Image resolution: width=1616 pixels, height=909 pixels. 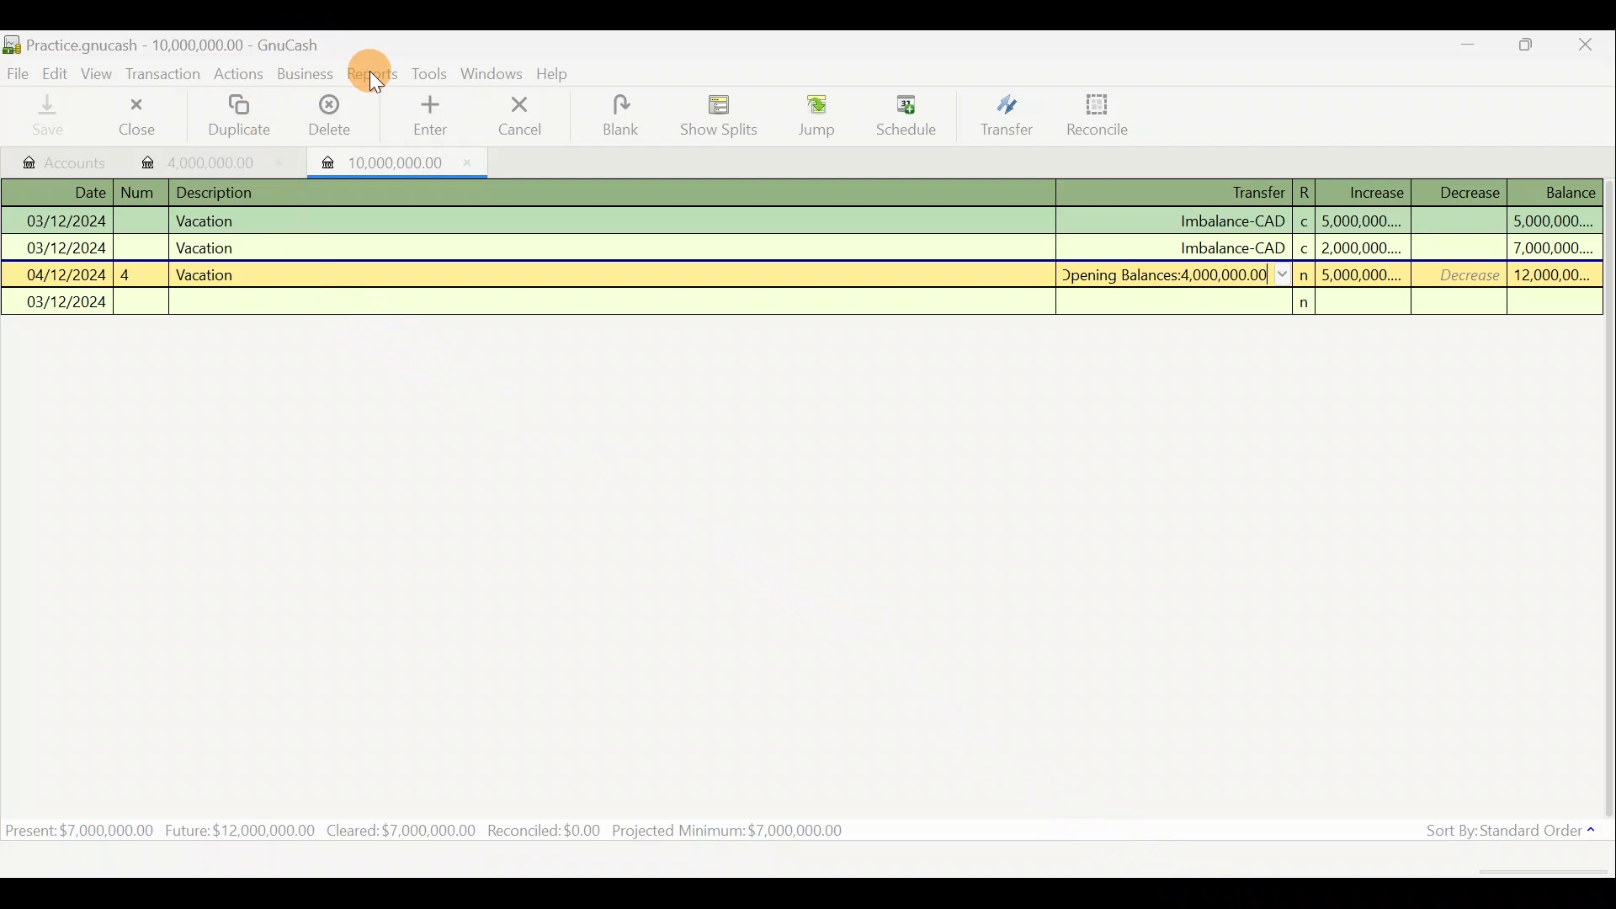 I want to click on Reconcile, so click(x=1105, y=116).